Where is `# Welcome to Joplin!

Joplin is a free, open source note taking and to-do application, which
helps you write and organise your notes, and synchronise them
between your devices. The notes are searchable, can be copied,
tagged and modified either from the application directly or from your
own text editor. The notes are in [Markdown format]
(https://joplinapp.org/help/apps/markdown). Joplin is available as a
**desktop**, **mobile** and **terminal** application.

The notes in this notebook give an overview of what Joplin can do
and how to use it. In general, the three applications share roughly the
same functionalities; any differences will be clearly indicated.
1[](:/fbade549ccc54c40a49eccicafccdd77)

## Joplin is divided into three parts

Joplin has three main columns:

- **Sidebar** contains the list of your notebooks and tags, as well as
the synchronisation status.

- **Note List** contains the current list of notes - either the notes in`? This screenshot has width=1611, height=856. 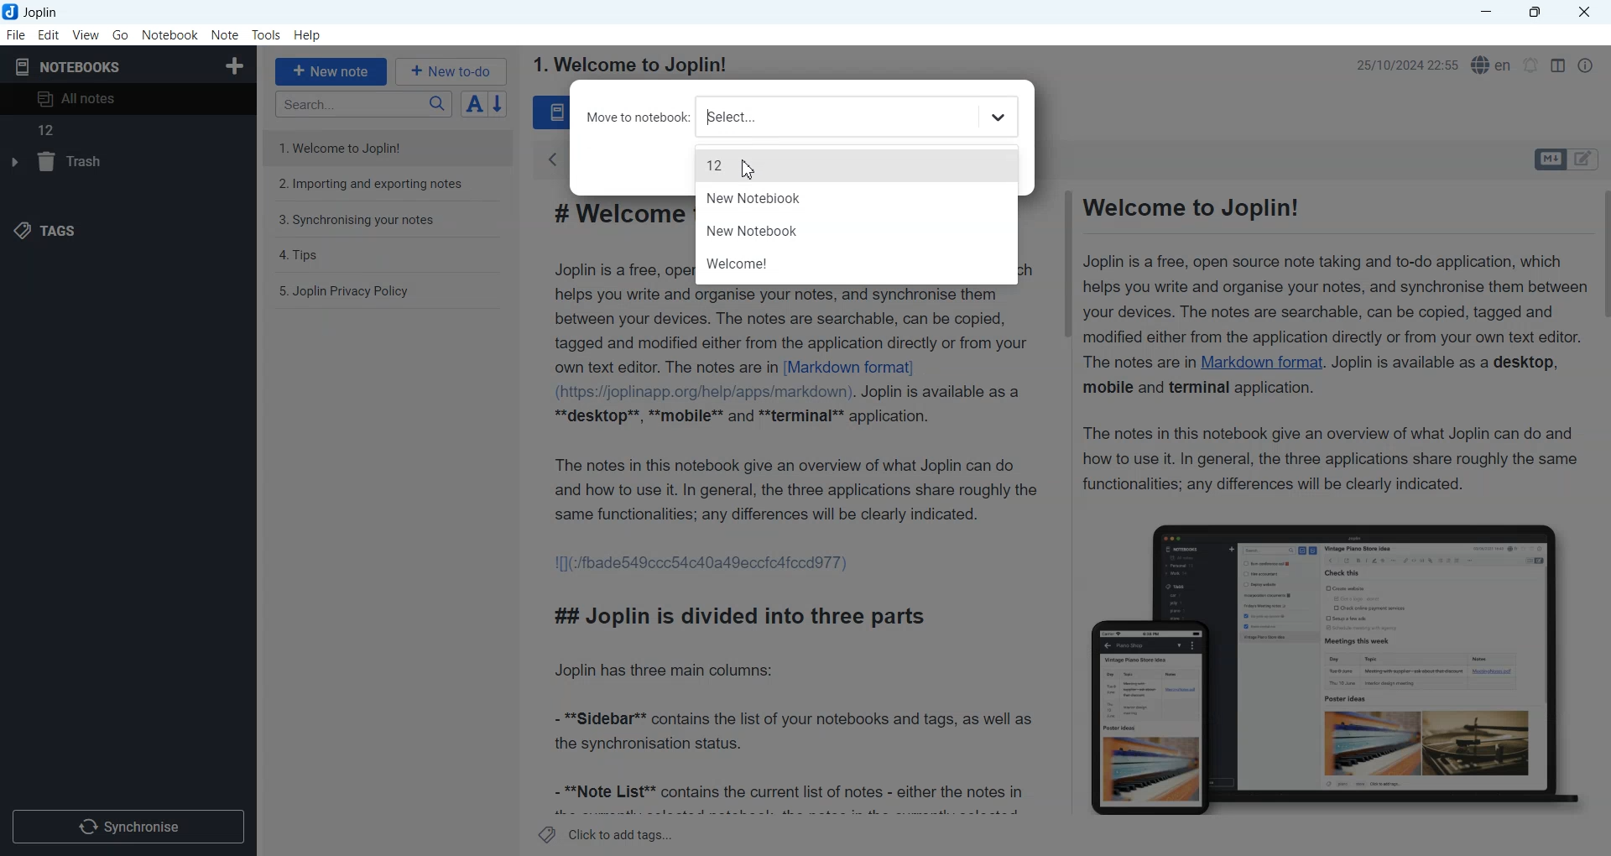 # Welcome to Joplin!

Joplin is a free, open source note taking and to-do application, which
helps you write and organise your notes, and synchronise them
between your devices. The notes are searchable, can be copied,
tagged and modified either from the application directly or from your
own text editor. The notes are in [Markdown format]
(https://joplinapp.org/help/apps/markdown). Joplin is available as a
**desktop**, **mobile** and **terminal** application.

The notes in this notebook give an overview of what Joplin can do
and how to use it. In general, the three applications share roughly the
same functionalities; any differences will be clearly indicated.
1[](:/fbade549ccc54c40a49eccicafccdd77)

## Joplin is divided into three parts

Joplin has three main columns:

- **Sidebar** contains the list of your notebooks and tags, as well as
the synchronisation status.

- **Note List** contains the current list of notes - either the notes in is located at coordinates (795, 555).